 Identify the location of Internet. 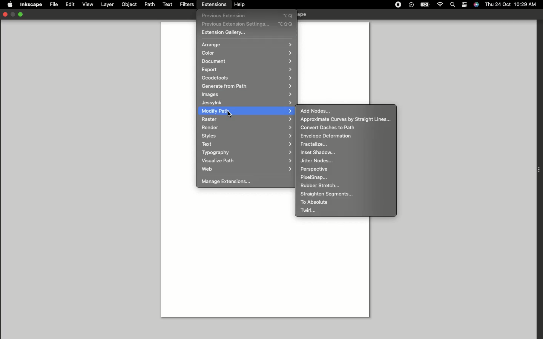
(439, 5).